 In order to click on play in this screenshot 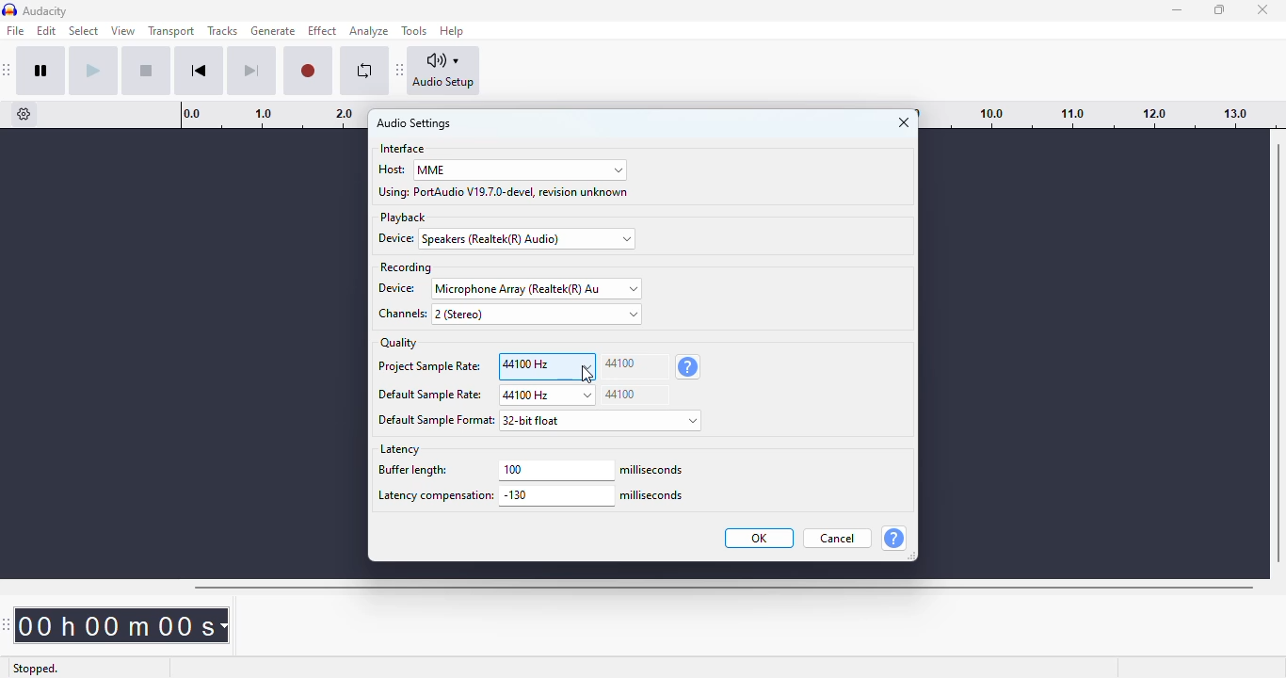, I will do `click(93, 71)`.